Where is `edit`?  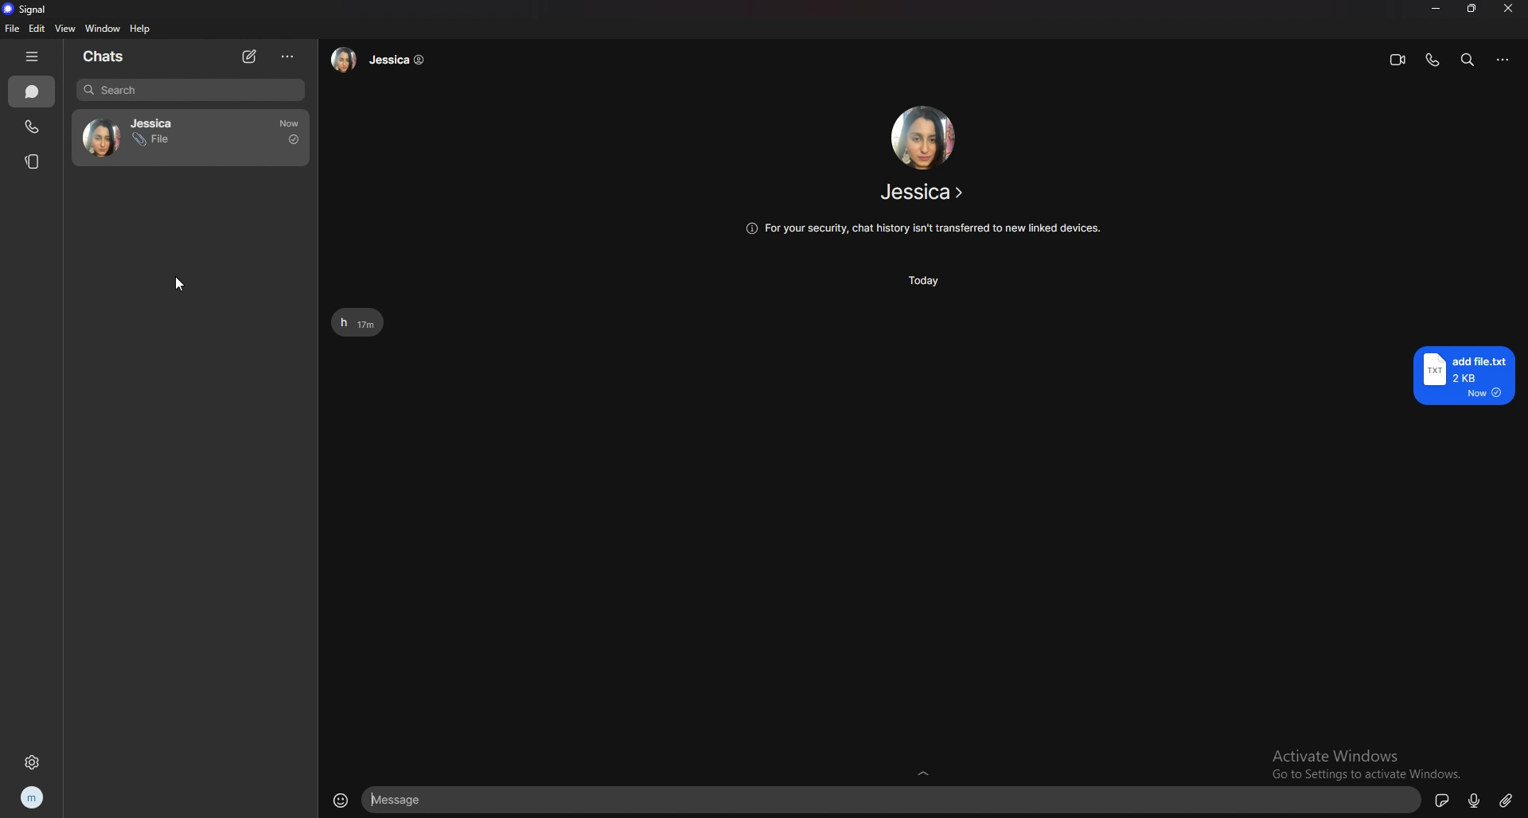 edit is located at coordinates (38, 29).